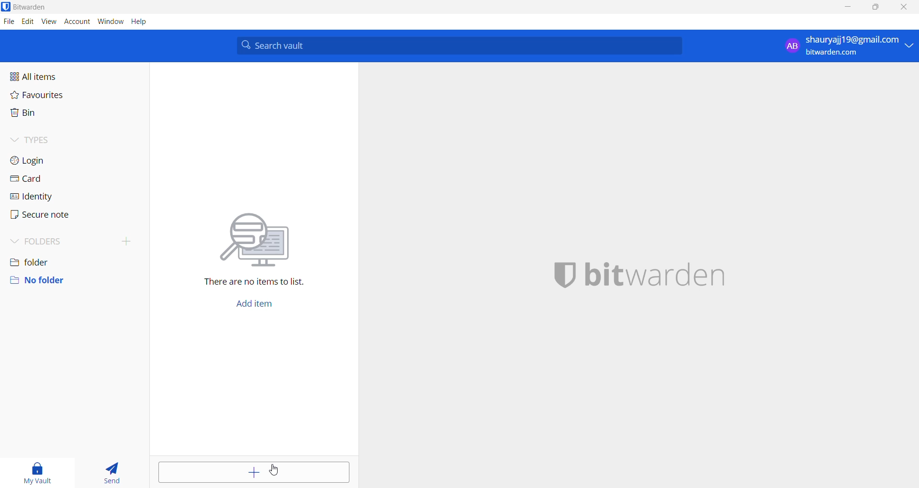 The image size is (919, 488). Describe the element at coordinates (902, 7) in the screenshot. I see `close` at that location.